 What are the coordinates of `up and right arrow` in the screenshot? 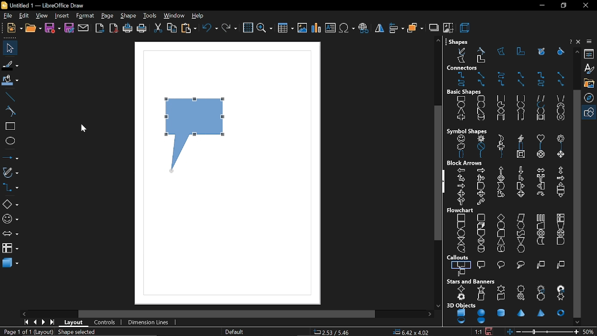 It's located at (461, 178).